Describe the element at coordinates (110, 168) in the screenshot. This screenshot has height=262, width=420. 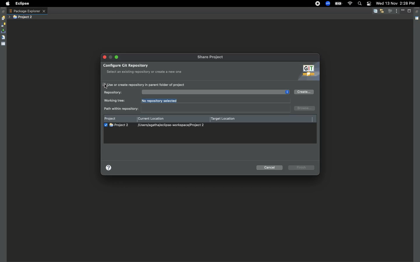
I see `Help` at that location.